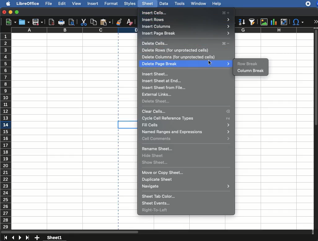 Image resolution: width=318 pixels, height=241 pixels. Describe the element at coordinates (71, 22) in the screenshot. I see `print preview` at that location.